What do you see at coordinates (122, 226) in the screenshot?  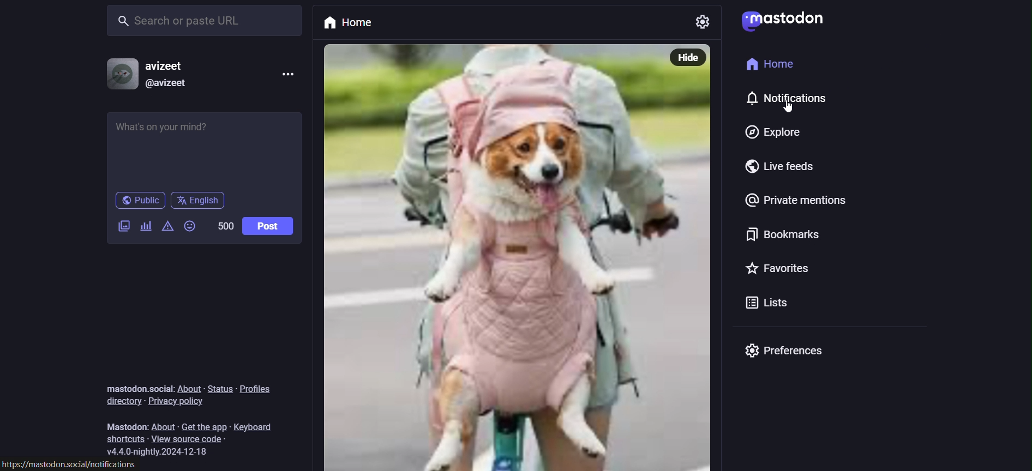 I see `add images` at bounding box center [122, 226].